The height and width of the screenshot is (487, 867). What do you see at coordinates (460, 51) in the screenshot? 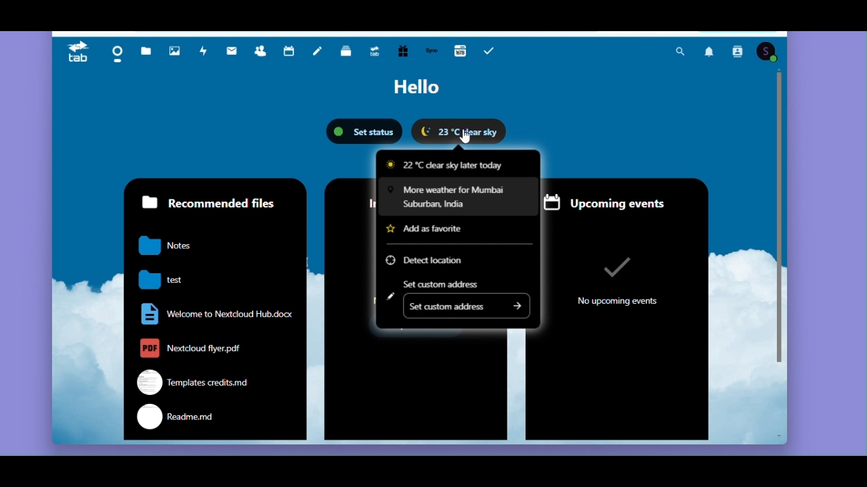
I see `16 TB` at bounding box center [460, 51].